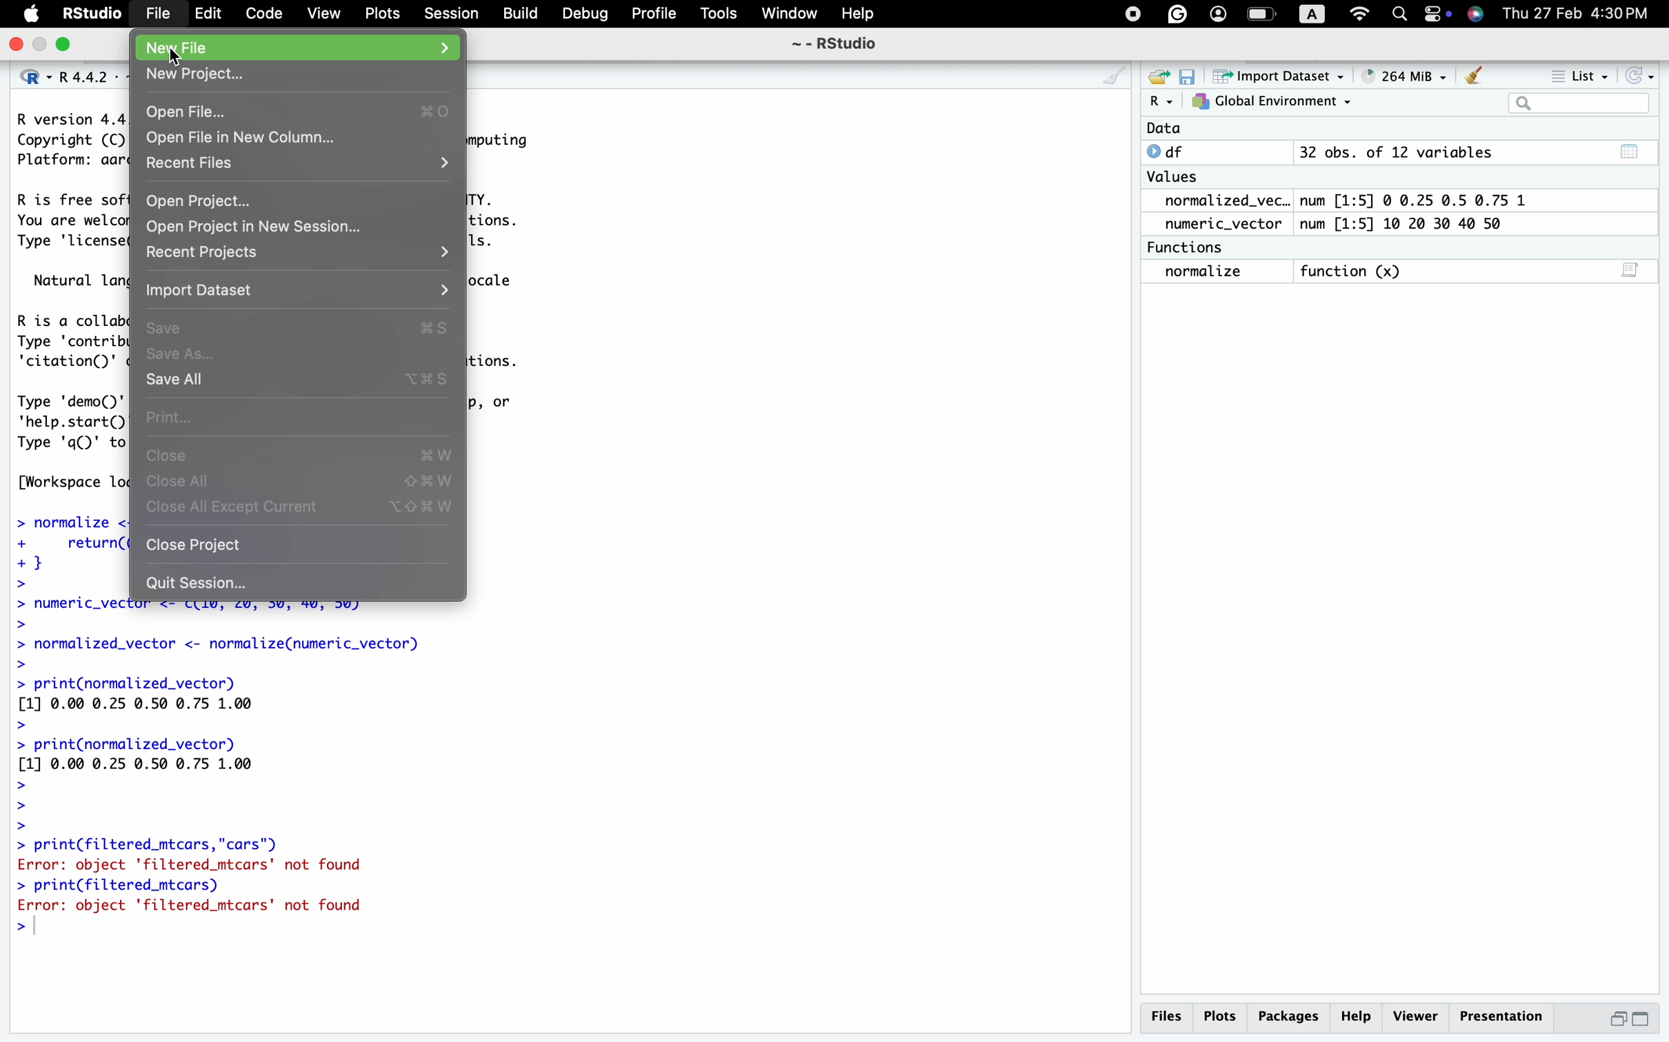 The image size is (1669, 1042). What do you see at coordinates (1202, 272) in the screenshot?
I see `normalize` at bounding box center [1202, 272].